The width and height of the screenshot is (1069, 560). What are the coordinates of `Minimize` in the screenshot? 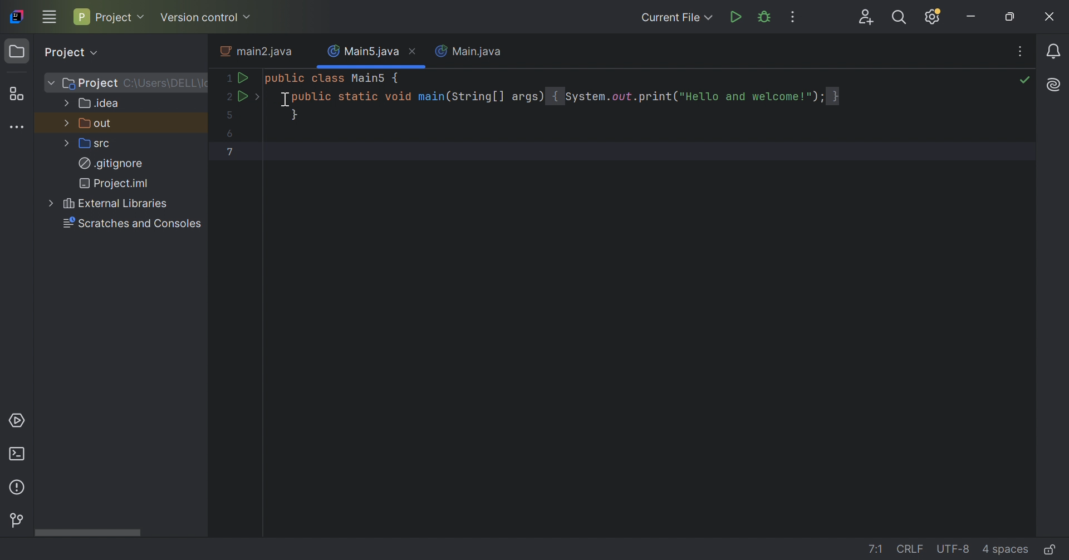 It's located at (974, 16).